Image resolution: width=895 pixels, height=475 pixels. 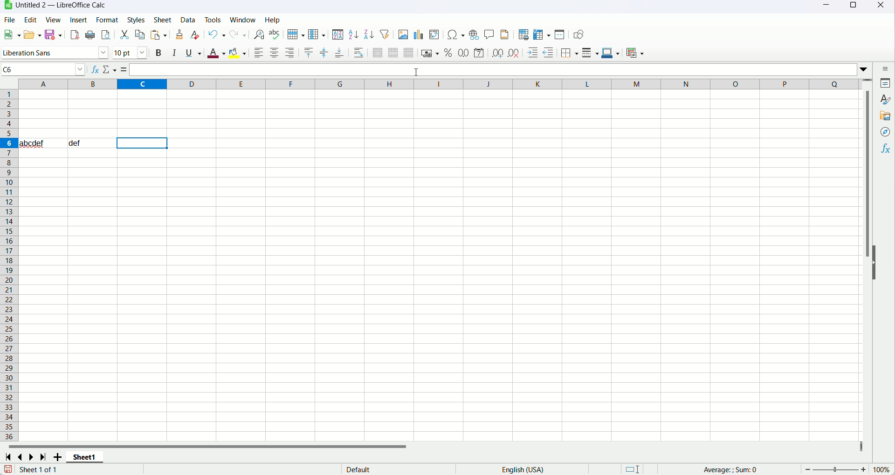 I want to click on sheet1, so click(x=86, y=457).